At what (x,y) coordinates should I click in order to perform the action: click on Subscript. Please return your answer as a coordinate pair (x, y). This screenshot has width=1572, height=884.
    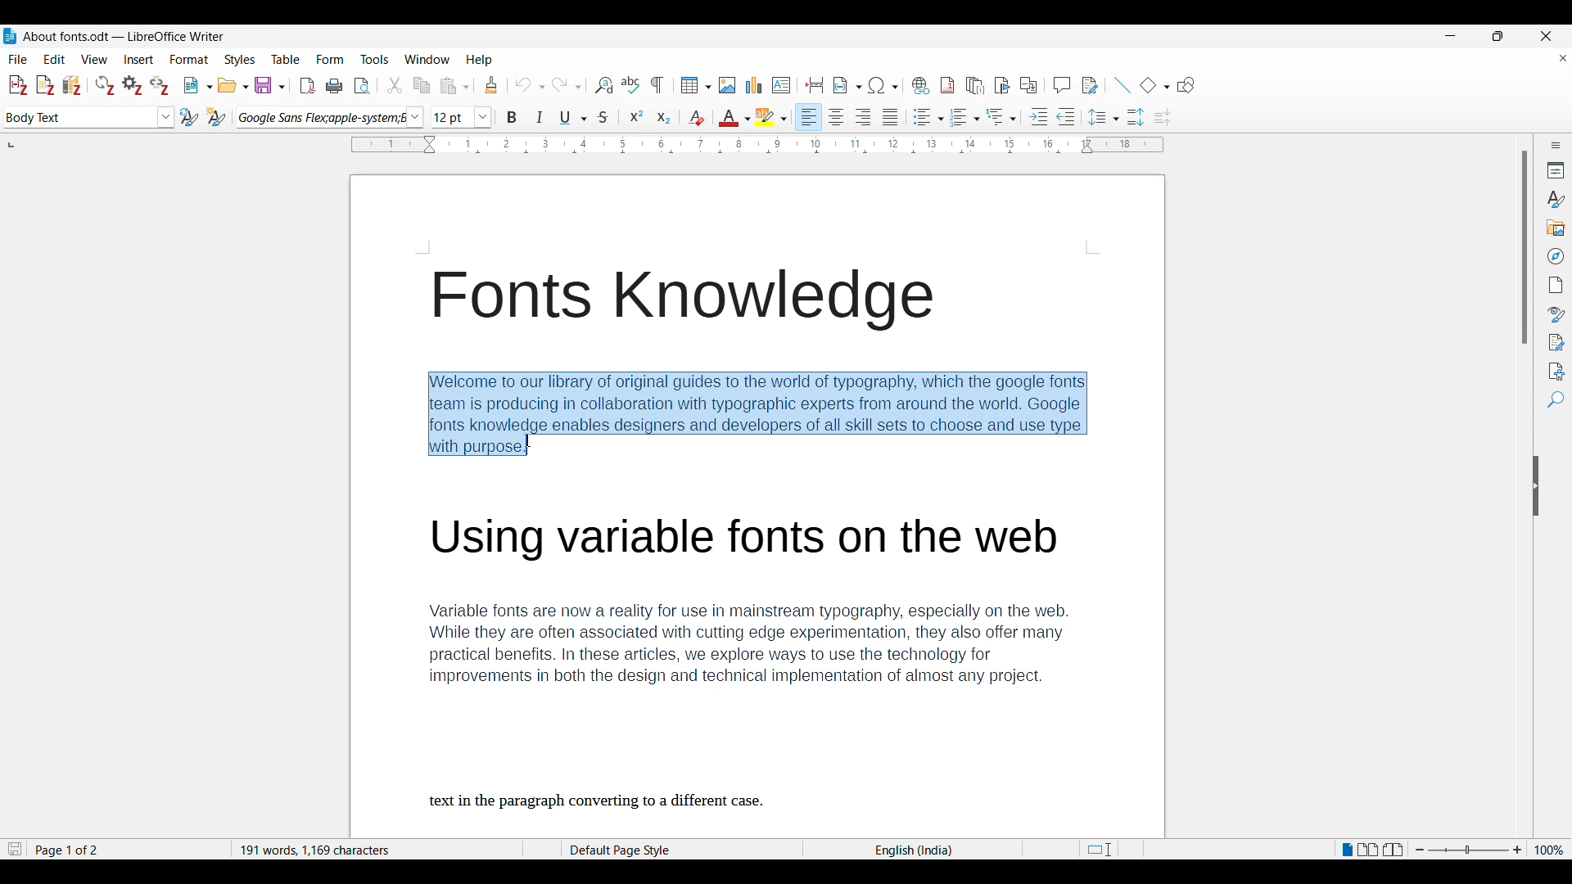
    Looking at the image, I should click on (664, 117).